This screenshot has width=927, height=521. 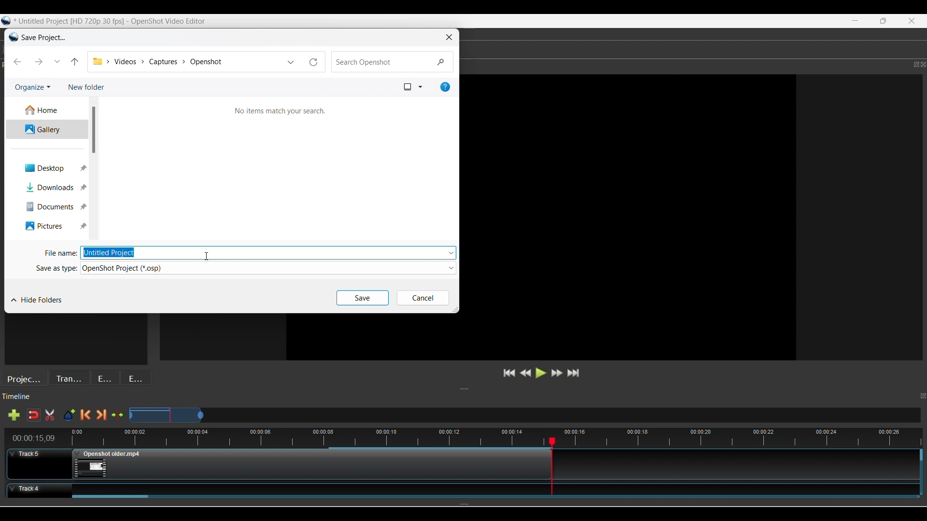 I want to click on Vertical slide bar, so click(x=94, y=130).